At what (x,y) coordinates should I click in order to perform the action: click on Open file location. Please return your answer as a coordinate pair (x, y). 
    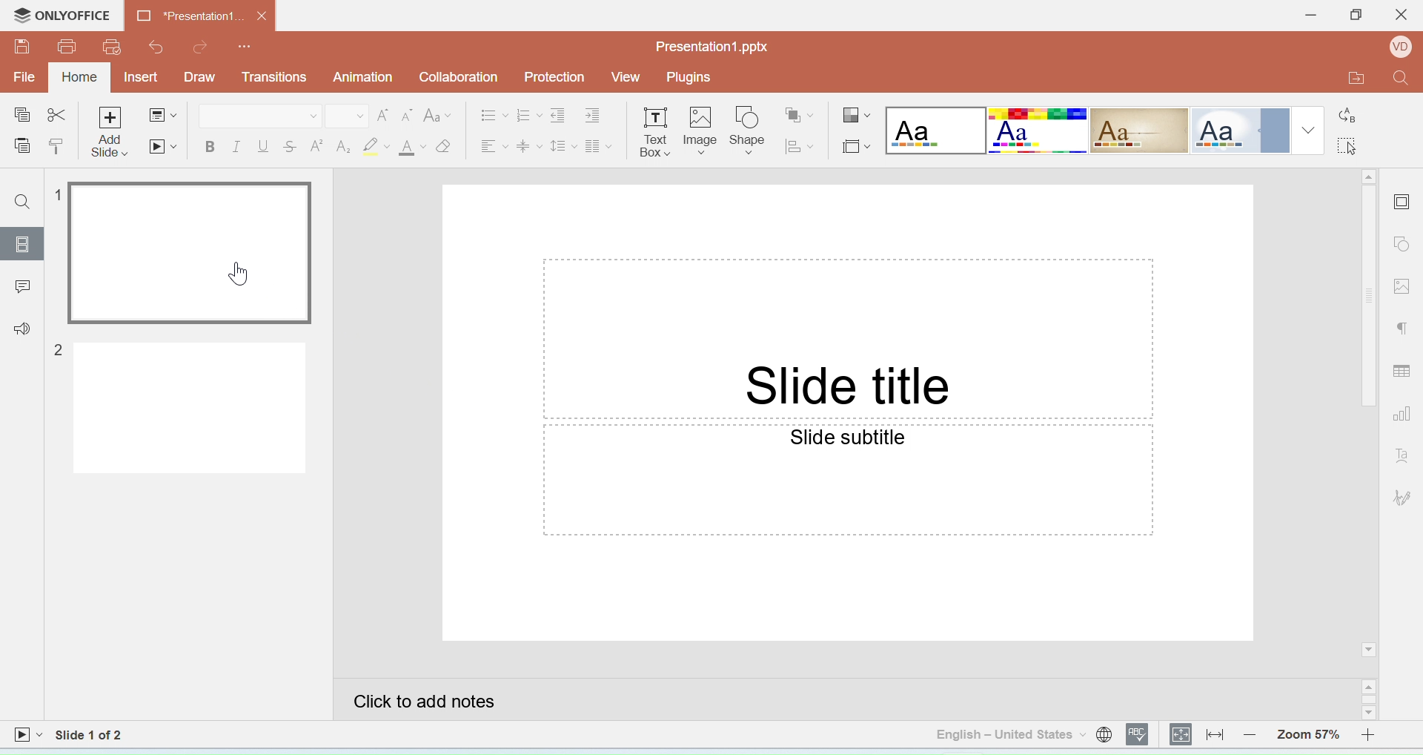
    Looking at the image, I should click on (1347, 79).